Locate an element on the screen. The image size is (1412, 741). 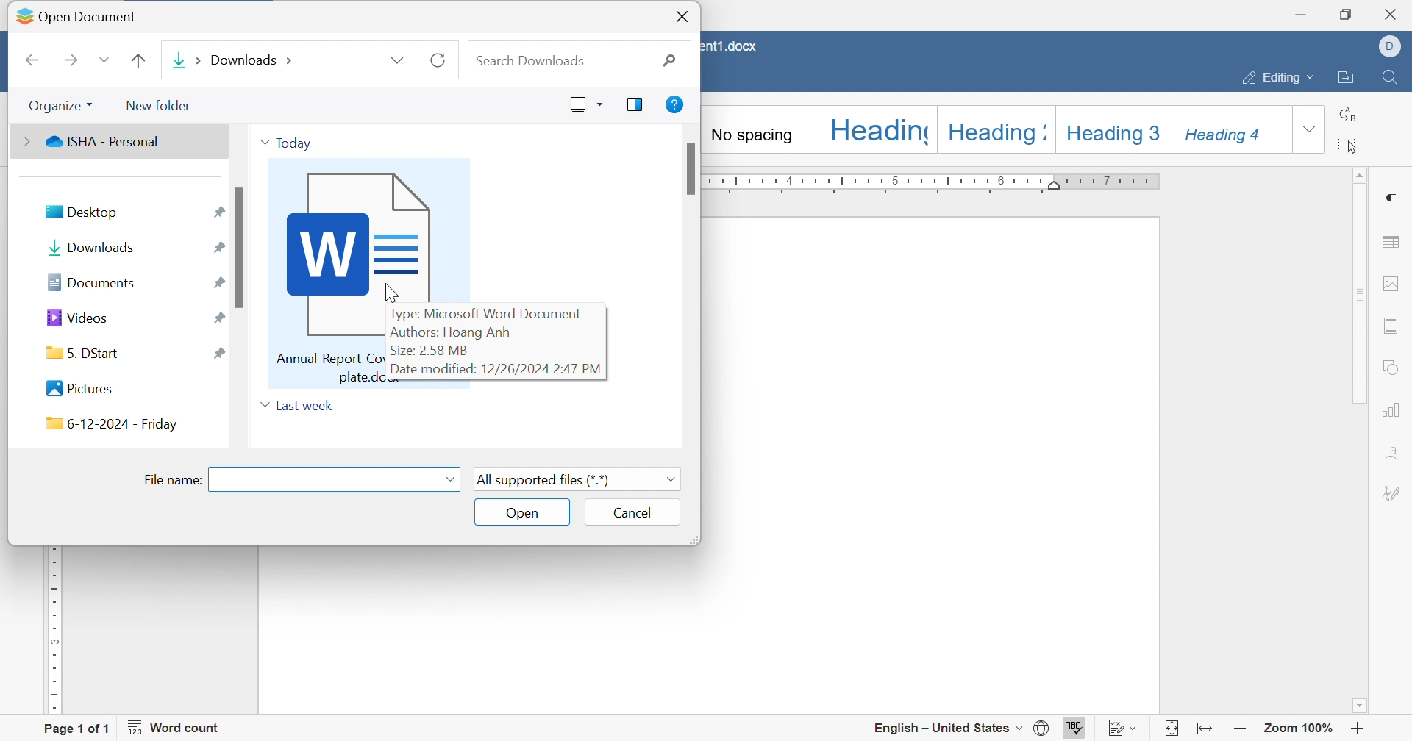
slider is located at coordinates (242, 248).